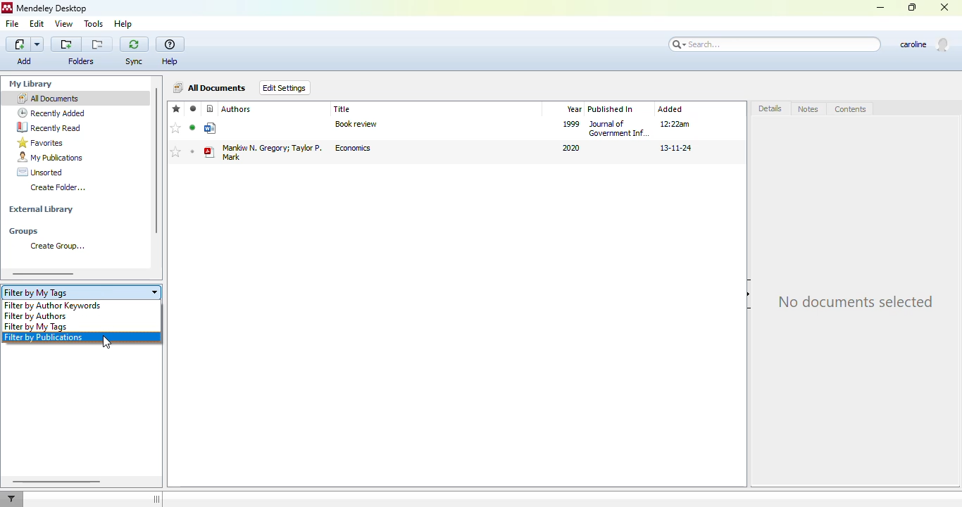 The height and width of the screenshot is (507, 962). Describe the element at coordinates (12, 499) in the screenshot. I see `filter documents by author, tag or publication.` at that location.